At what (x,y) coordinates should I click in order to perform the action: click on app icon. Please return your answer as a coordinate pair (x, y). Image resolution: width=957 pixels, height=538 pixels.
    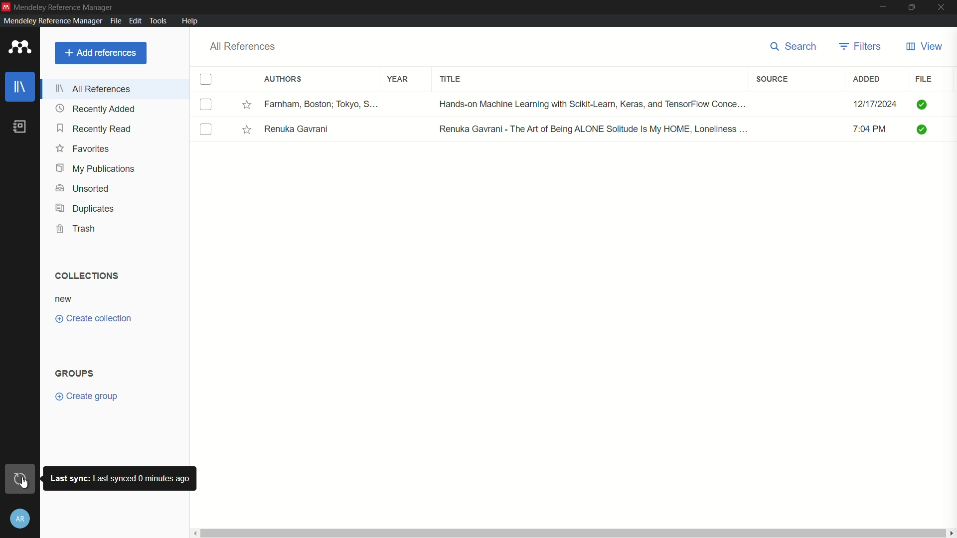
    Looking at the image, I should click on (6, 6).